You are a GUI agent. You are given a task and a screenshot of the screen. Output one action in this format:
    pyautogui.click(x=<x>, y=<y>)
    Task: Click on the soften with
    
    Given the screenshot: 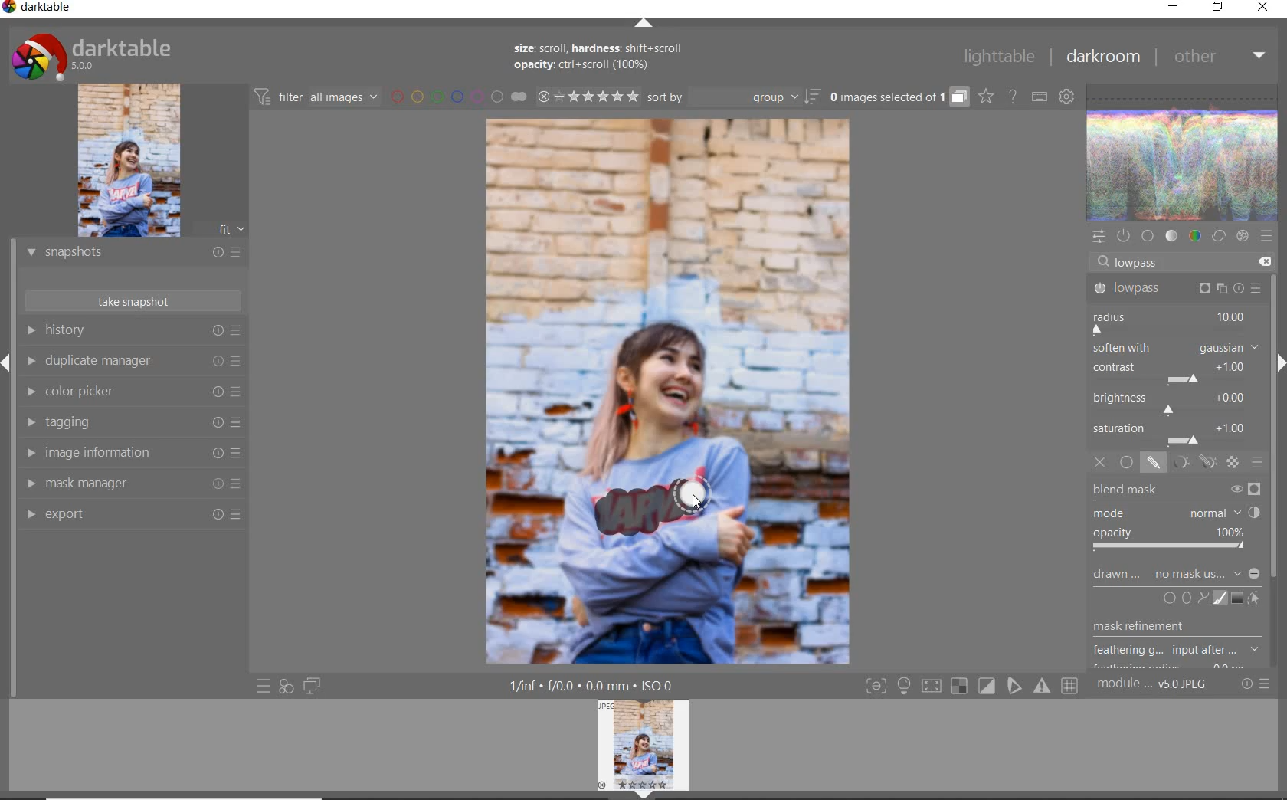 What is the action you would take?
    pyautogui.click(x=1176, y=347)
    